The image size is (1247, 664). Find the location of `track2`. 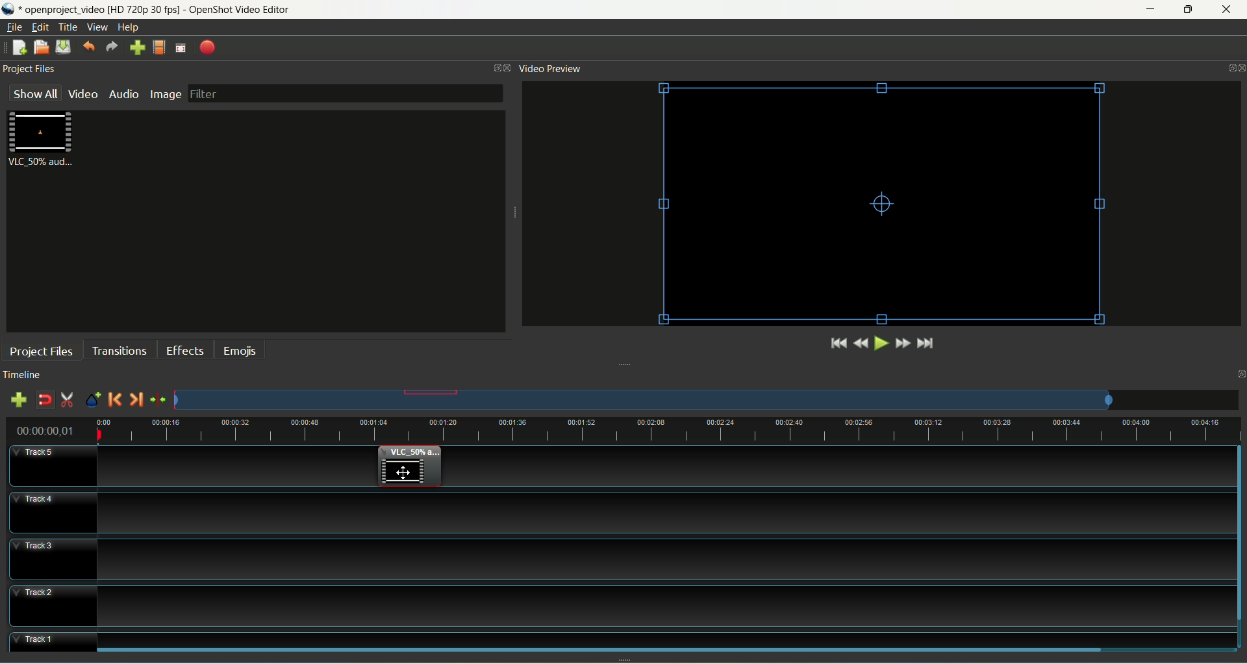

track2 is located at coordinates (53, 606).